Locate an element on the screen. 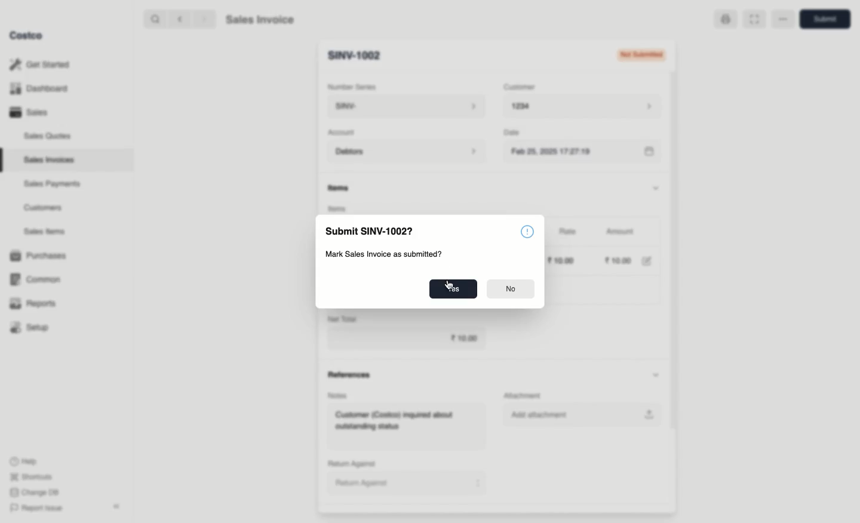 The height and width of the screenshot is (523, 860). Yes is located at coordinates (452, 290).